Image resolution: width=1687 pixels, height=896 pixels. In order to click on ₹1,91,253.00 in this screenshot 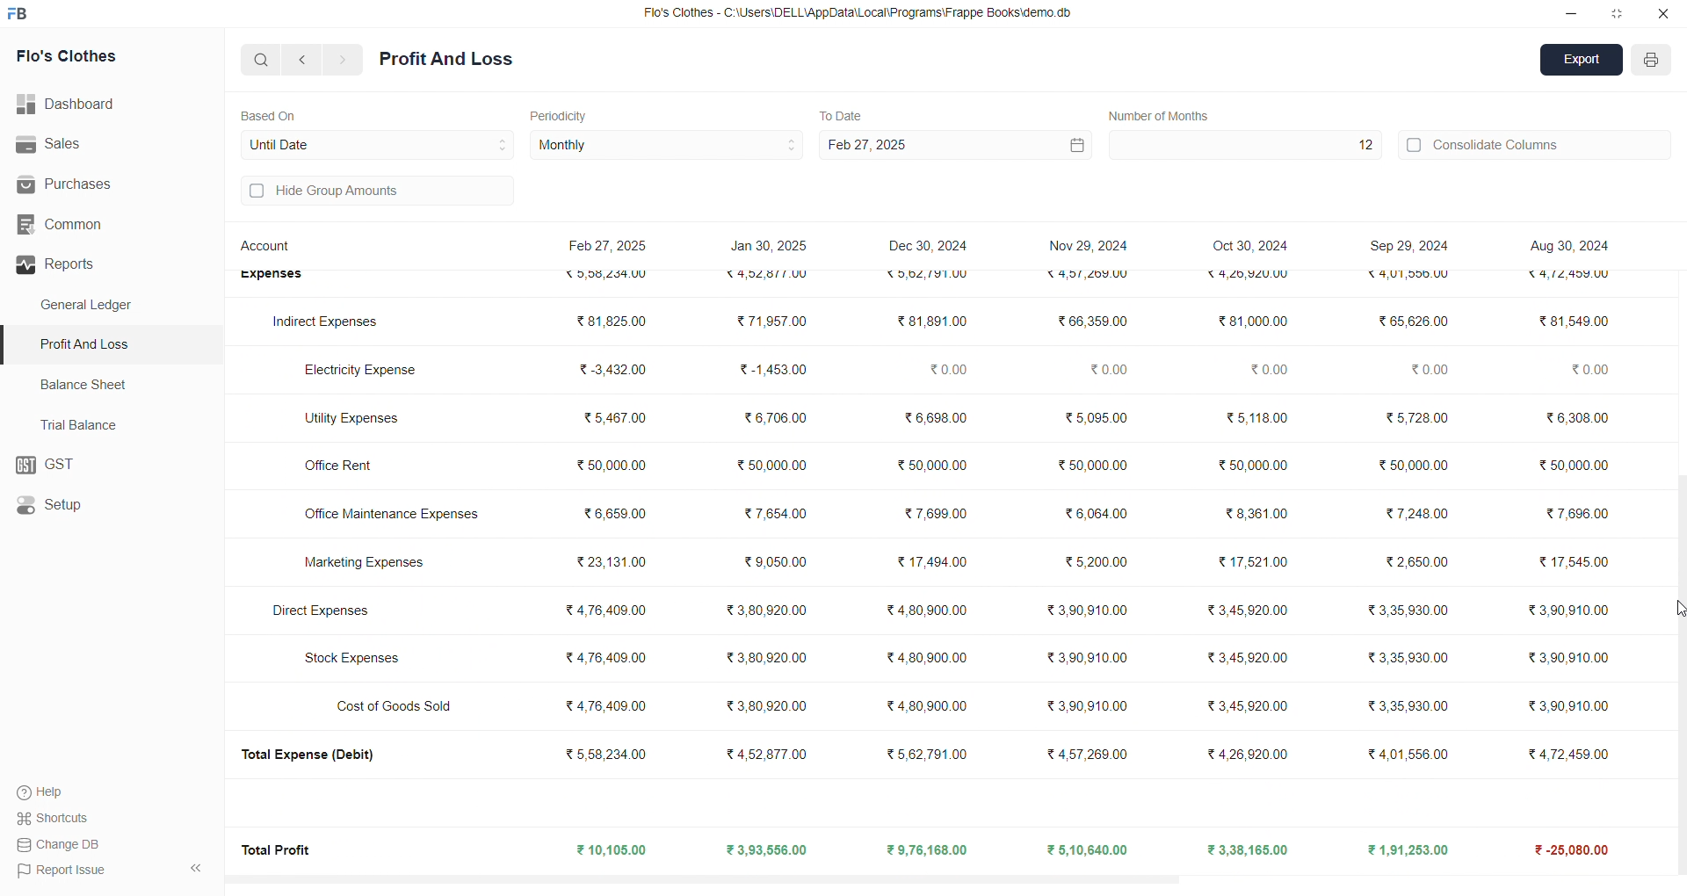, I will do `click(1399, 849)`.